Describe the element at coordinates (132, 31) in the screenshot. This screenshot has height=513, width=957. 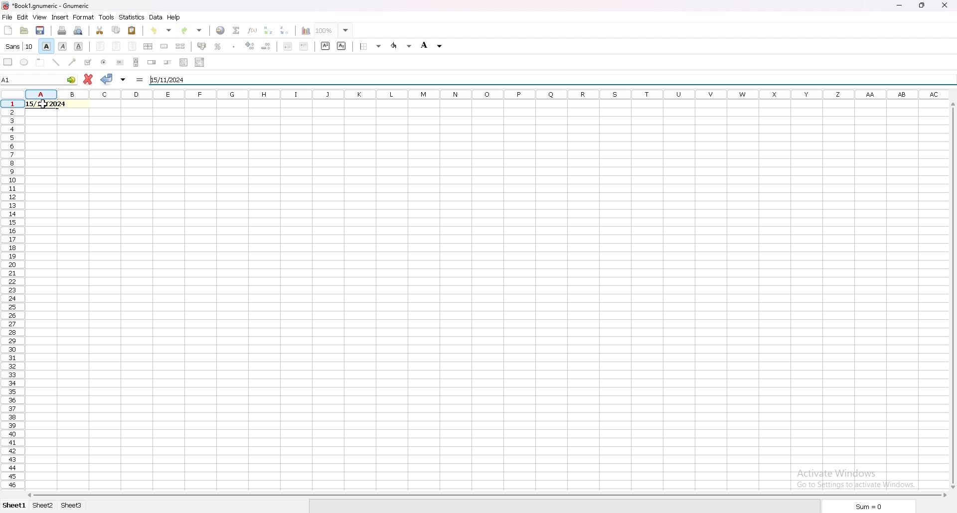
I see `paste` at that location.